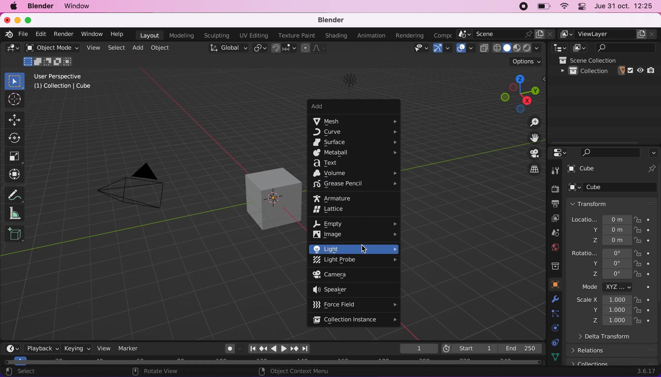  What do you see at coordinates (10, 35) in the screenshot?
I see `blender logo` at bounding box center [10, 35].